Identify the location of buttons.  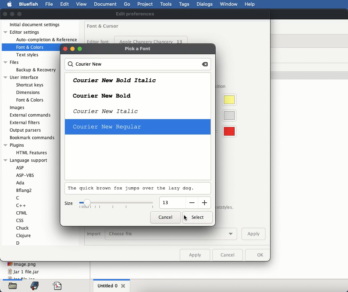
(71, 49).